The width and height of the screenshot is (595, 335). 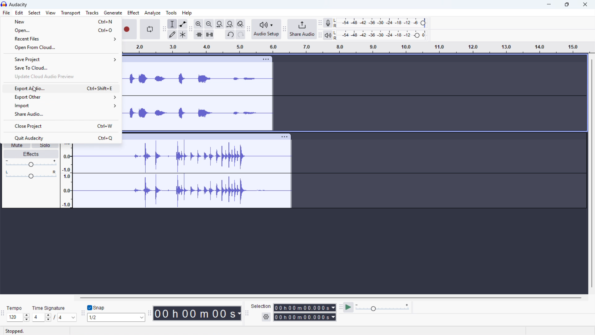 What do you see at coordinates (129, 29) in the screenshot?
I see `Record ` at bounding box center [129, 29].